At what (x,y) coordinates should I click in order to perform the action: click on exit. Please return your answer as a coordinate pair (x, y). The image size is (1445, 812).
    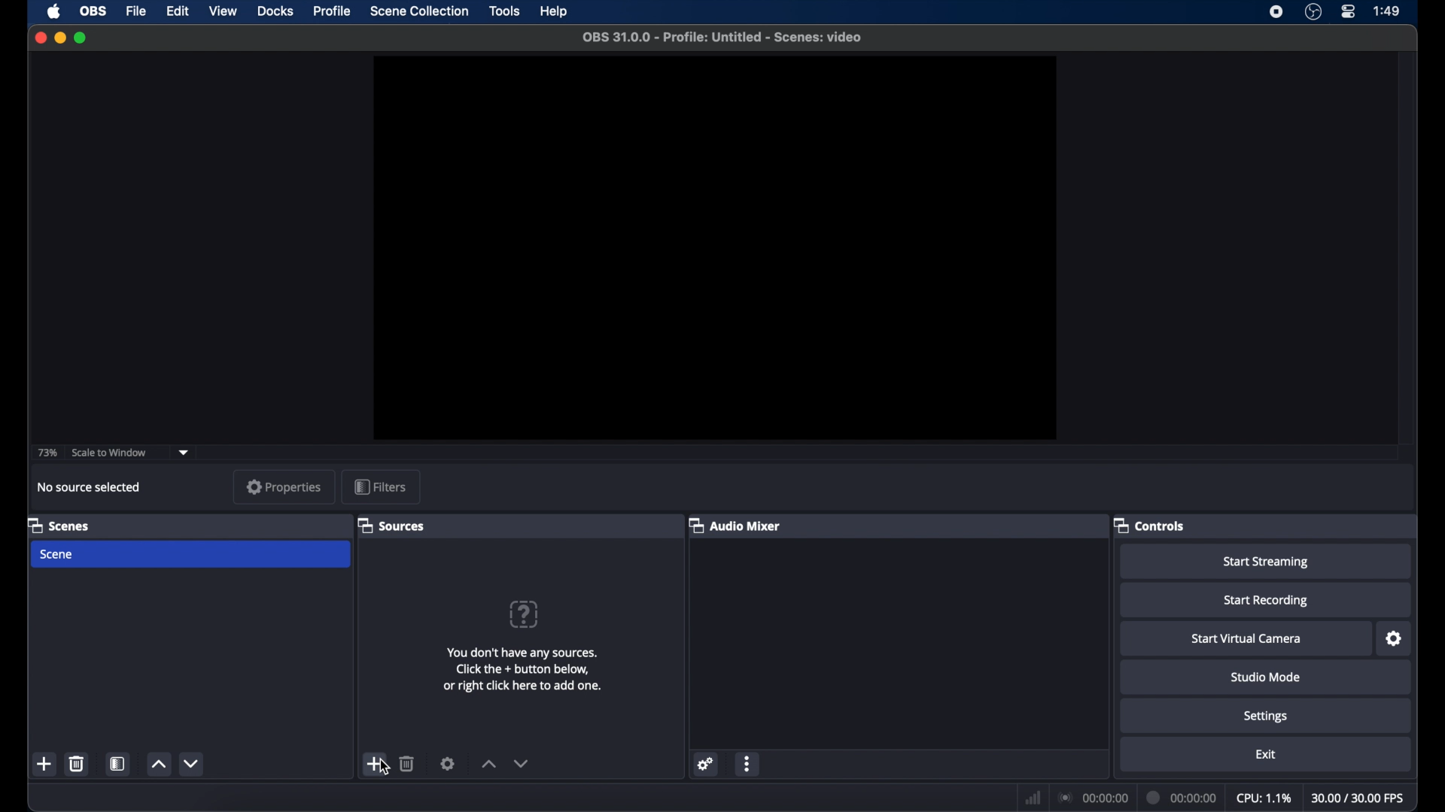
    Looking at the image, I should click on (1266, 754).